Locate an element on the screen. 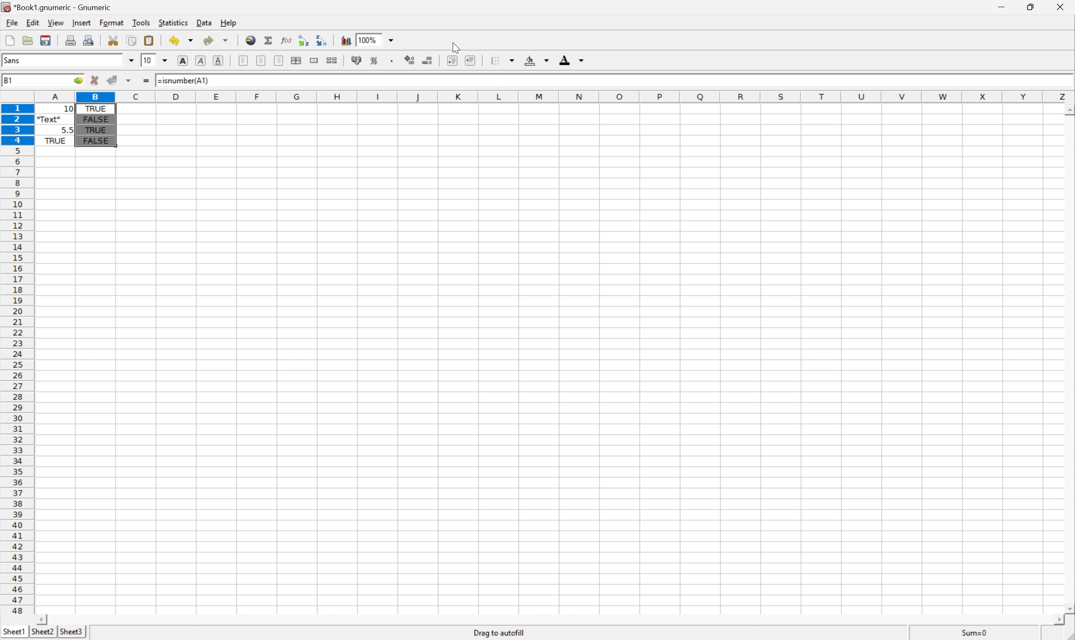 This screenshot has height=640, width=1075. Sheet3 is located at coordinates (71, 632).